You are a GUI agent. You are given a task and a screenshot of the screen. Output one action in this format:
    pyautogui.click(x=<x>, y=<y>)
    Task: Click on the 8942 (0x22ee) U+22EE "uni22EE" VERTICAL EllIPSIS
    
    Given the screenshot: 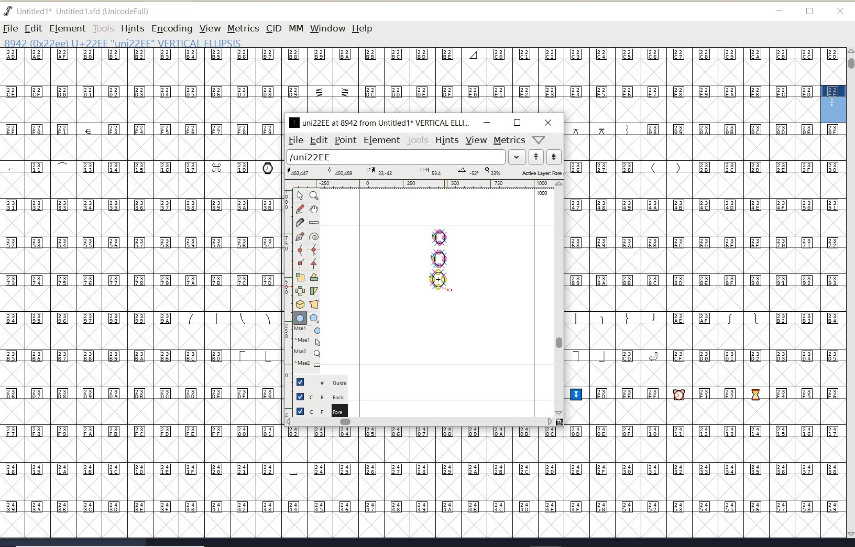 What is the action you would take?
    pyautogui.click(x=157, y=42)
    